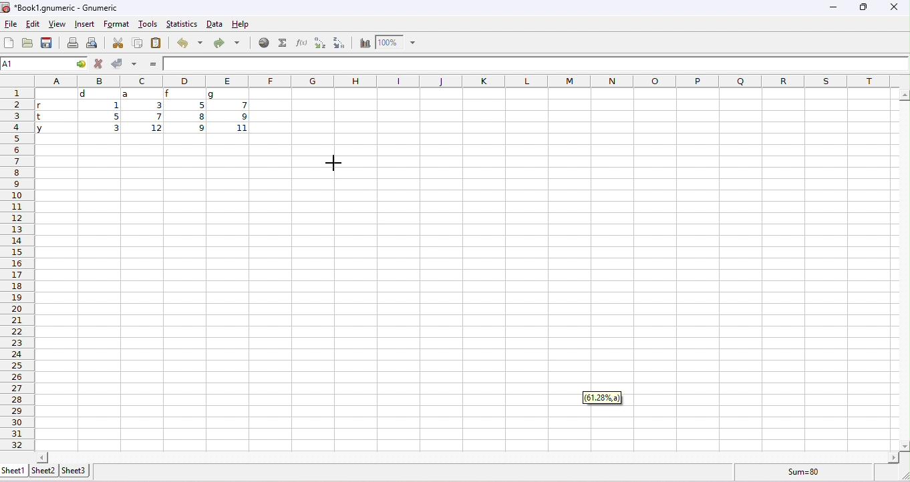 This screenshot has height=482, width=910. What do you see at coordinates (136, 43) in the screenshot?
I see `copy` at bounding box center [136, 43].